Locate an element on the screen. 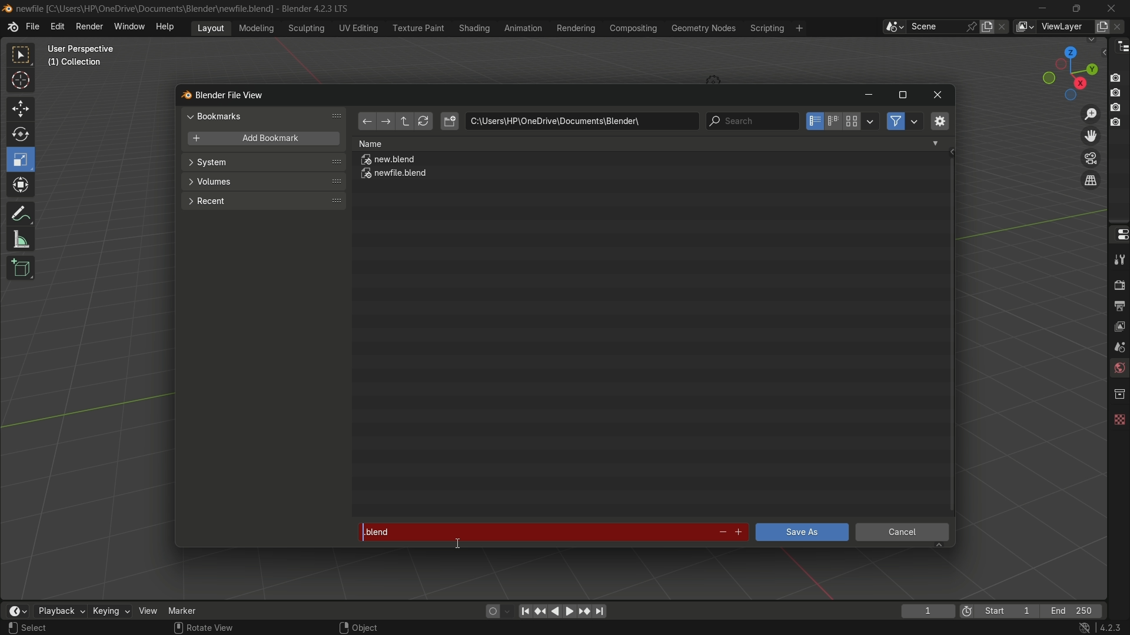 The width and height of the screenshot is (1130, 635). forward is located at coordinates (384, 122).